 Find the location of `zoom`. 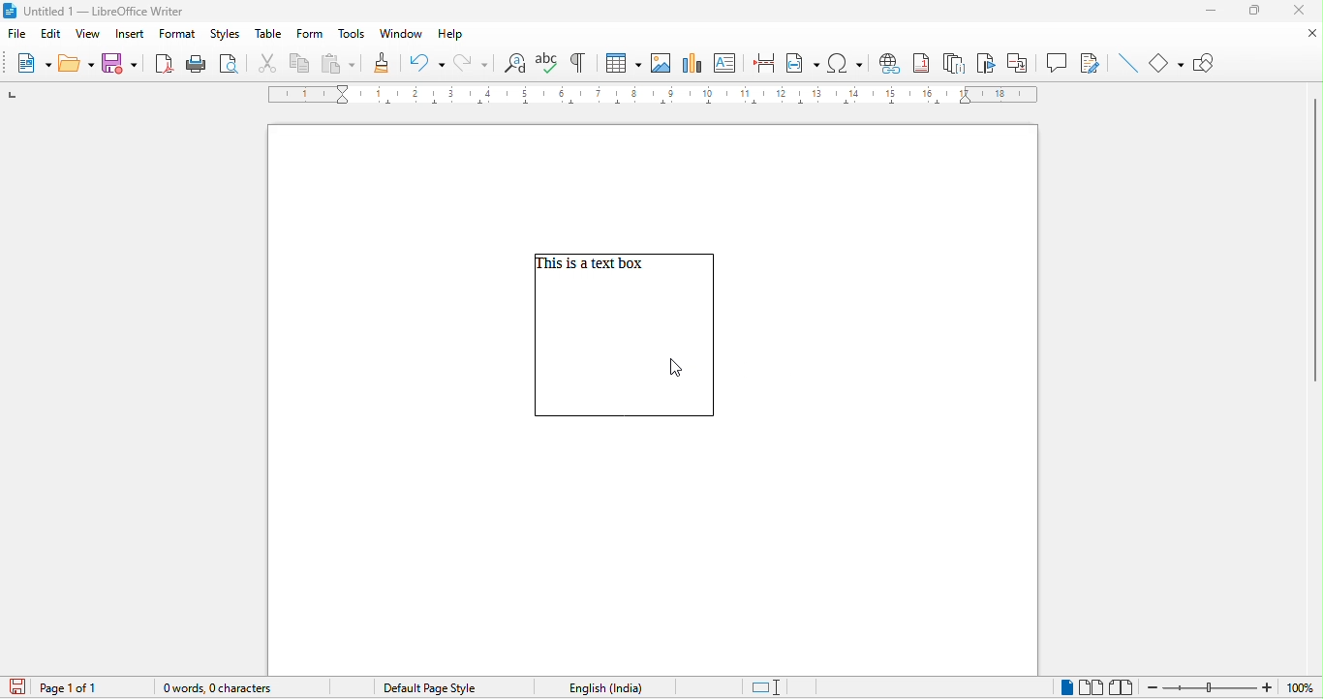

zoom is located at coordinates (1232, 686).